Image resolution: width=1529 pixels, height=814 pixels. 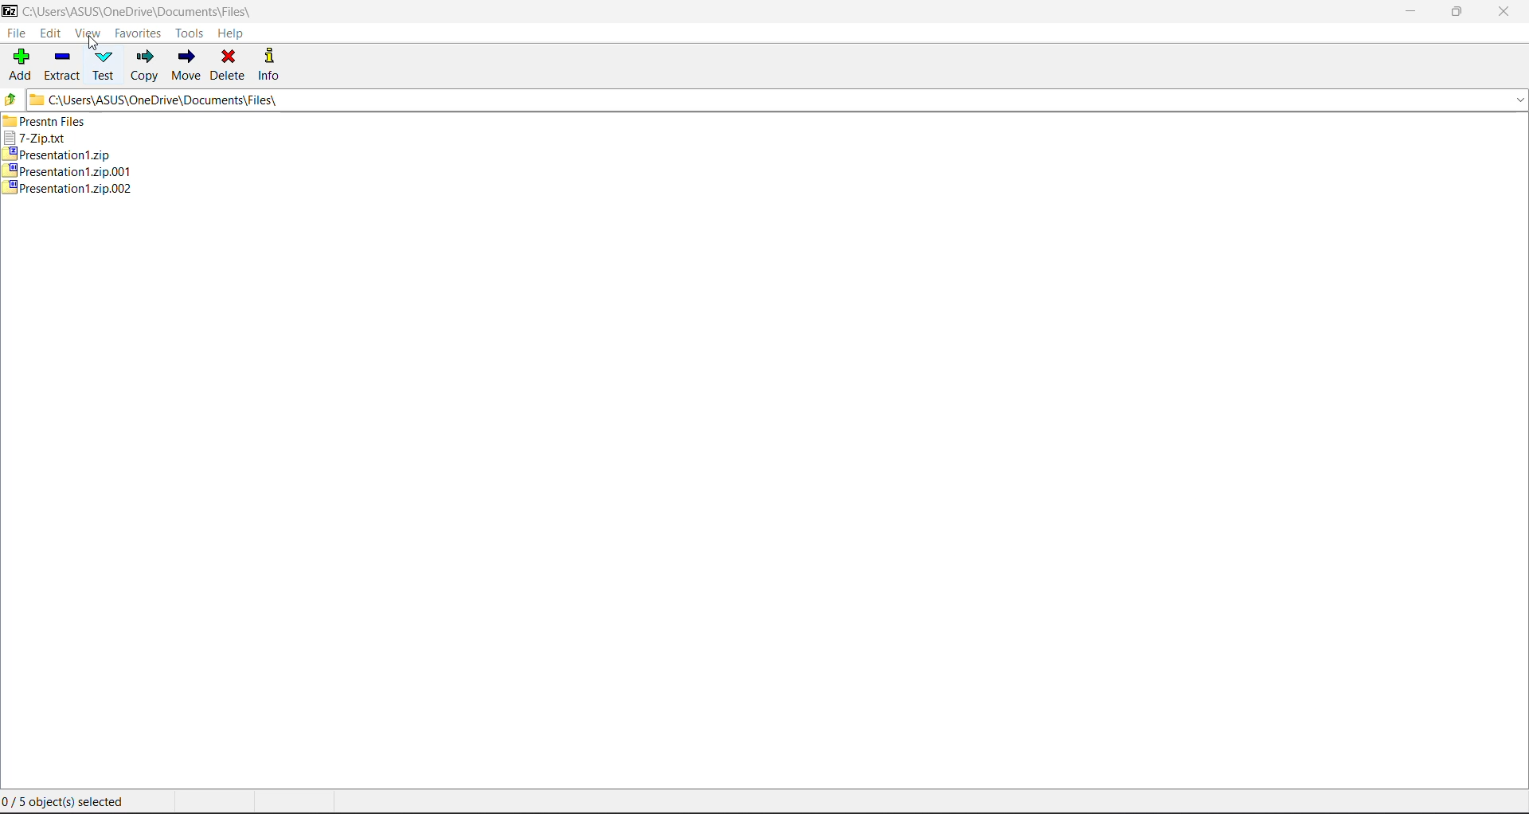 I want to click on Current Selection, so click(x=70, y=804).